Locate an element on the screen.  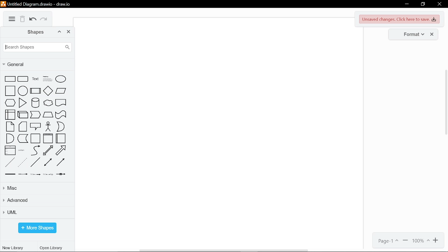
UML is located at coordinates (37, 212).